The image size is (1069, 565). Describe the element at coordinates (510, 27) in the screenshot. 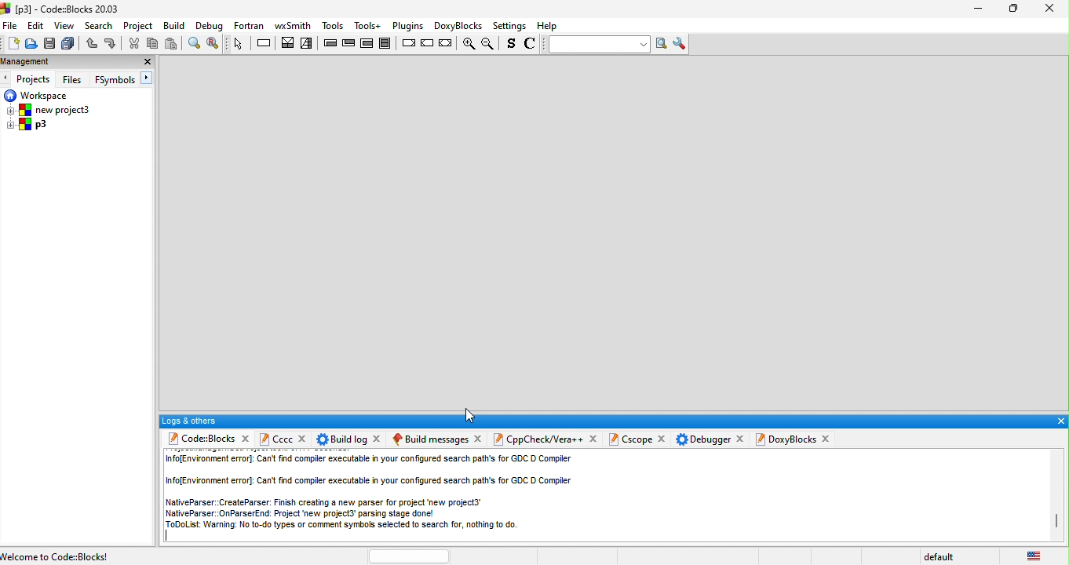

I see `settings` at that location.